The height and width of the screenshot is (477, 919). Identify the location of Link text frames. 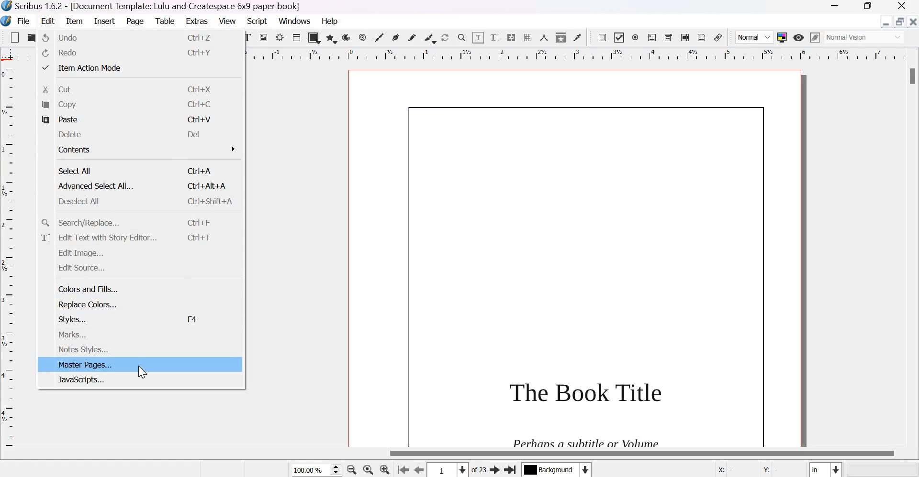
(510, 37).